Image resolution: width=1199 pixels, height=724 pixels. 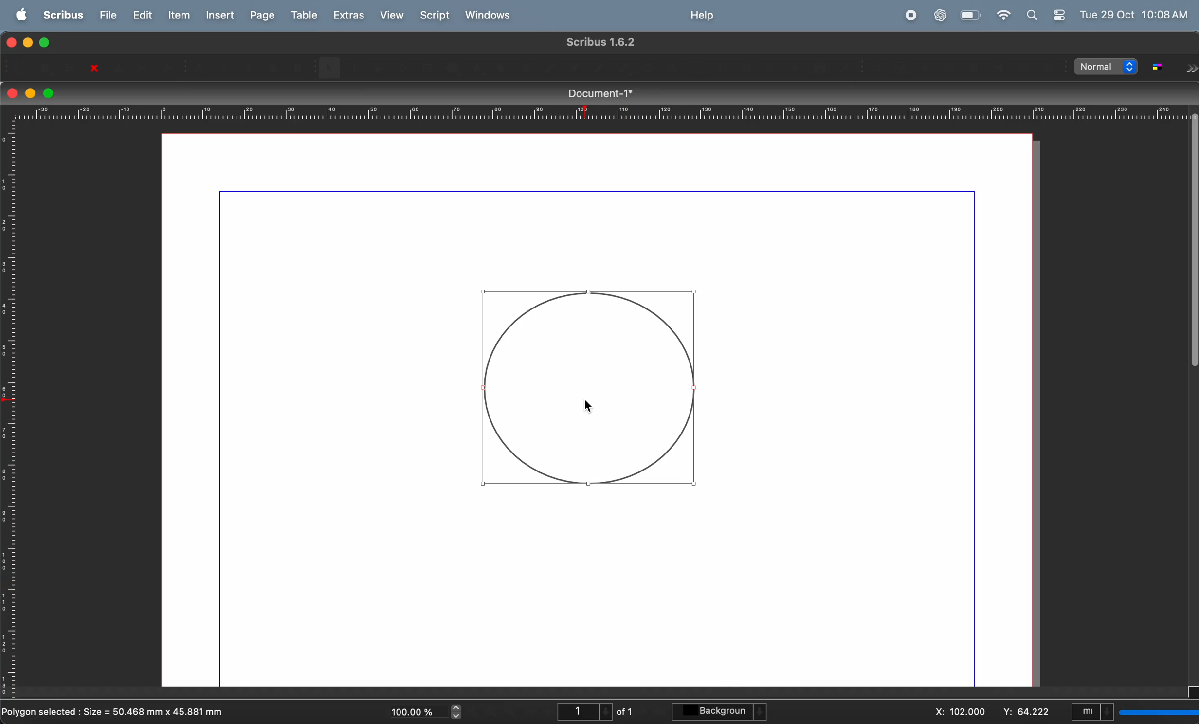 What do you see at coordinates (90, 69) in the screenshot?
I see `close` at bounding box center [90, 69].